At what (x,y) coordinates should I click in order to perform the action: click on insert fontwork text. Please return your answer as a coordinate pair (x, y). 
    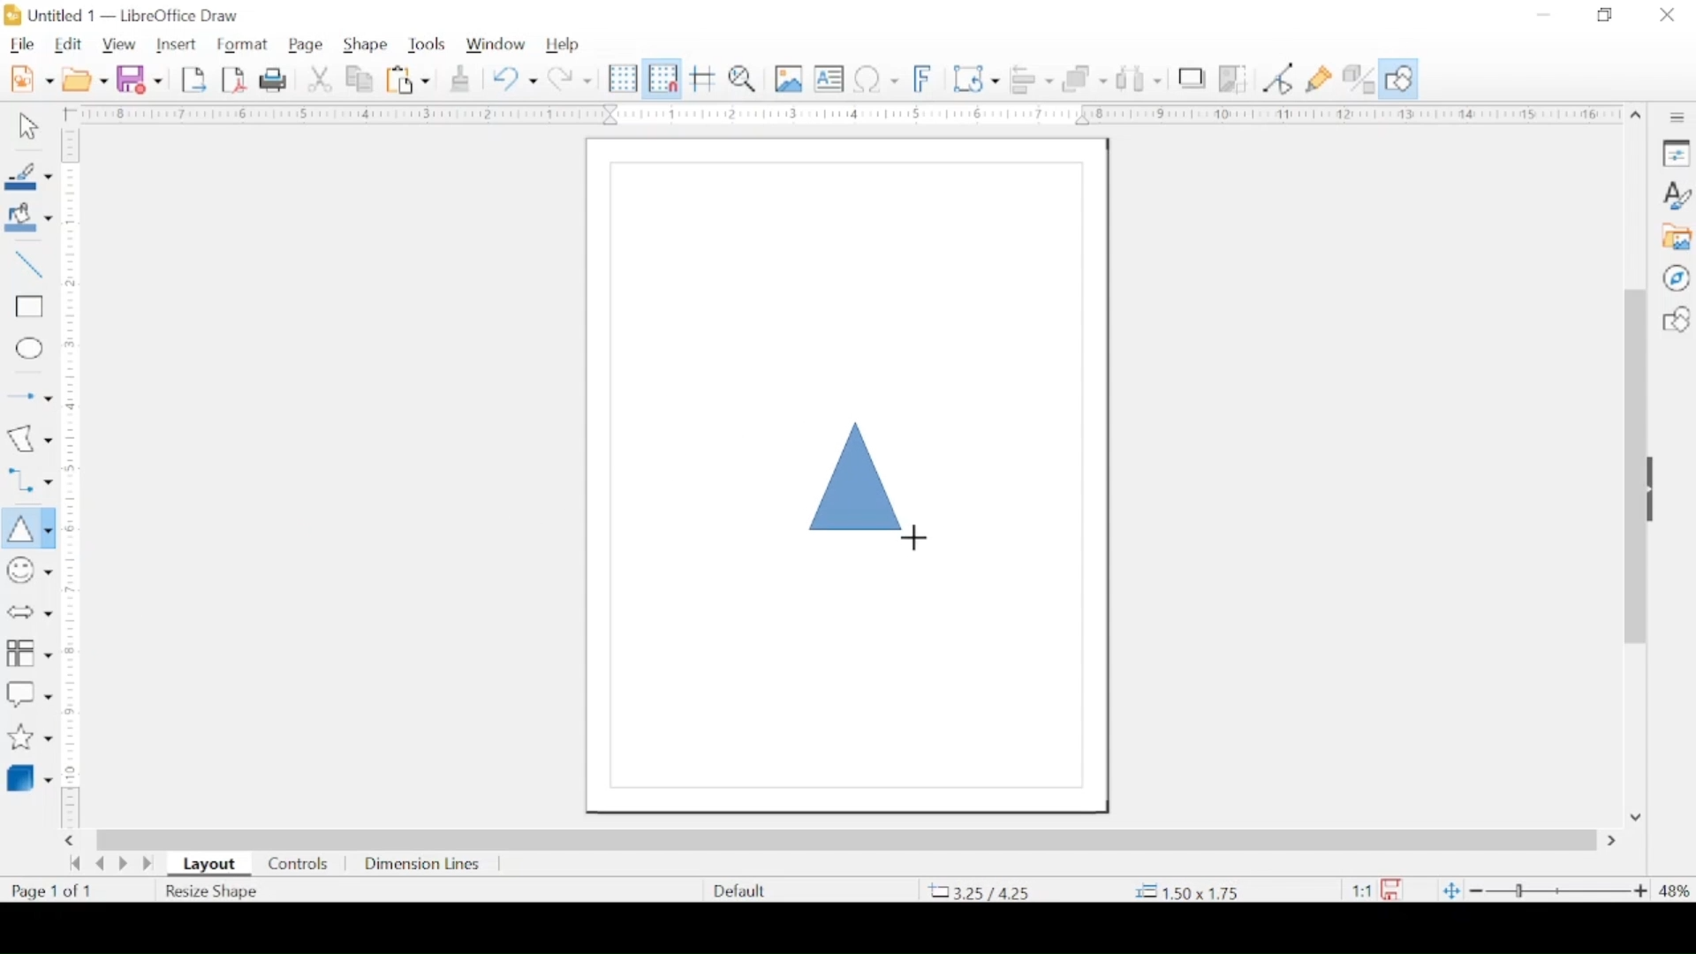
    Looking at the image, I should click on (925, 78).